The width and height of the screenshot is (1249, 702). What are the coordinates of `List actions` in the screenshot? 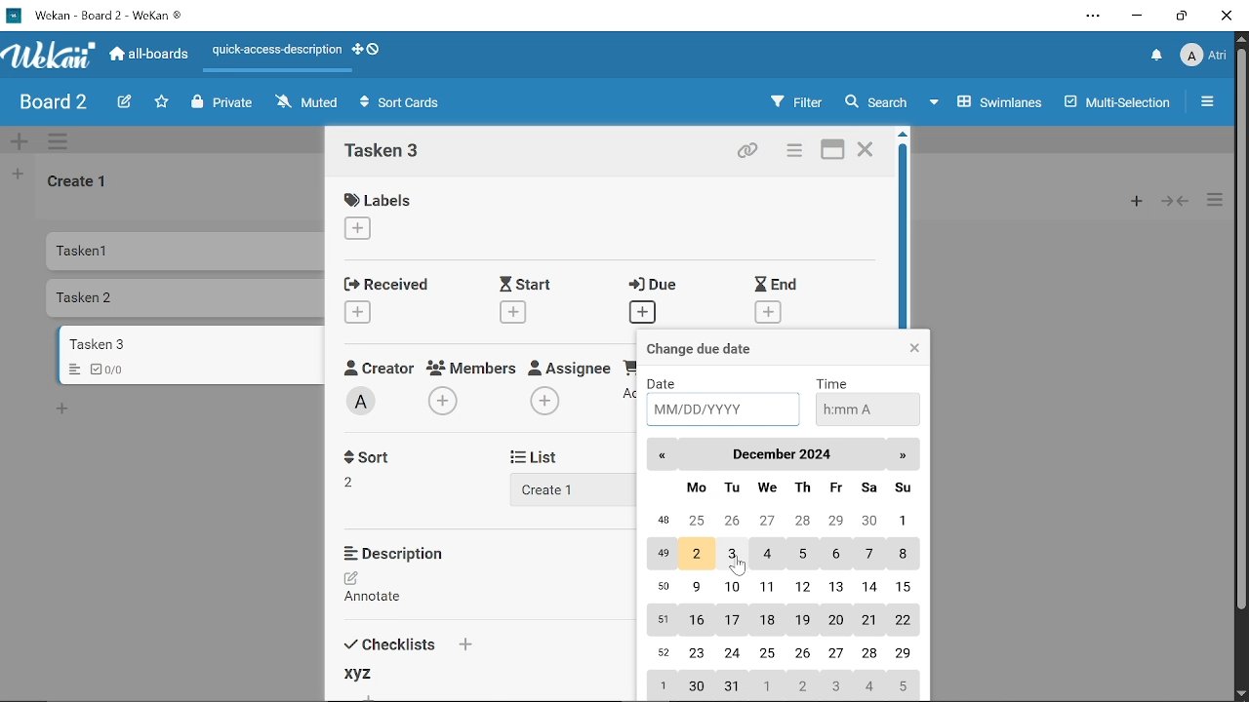 It's located at (1217, 201).